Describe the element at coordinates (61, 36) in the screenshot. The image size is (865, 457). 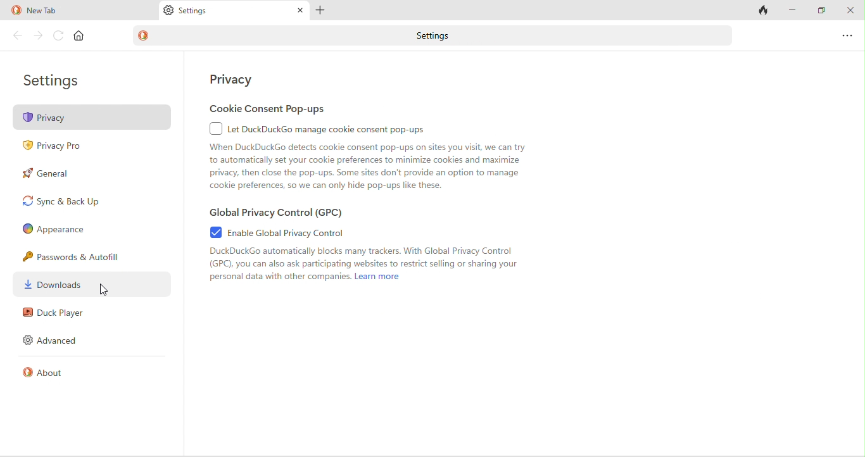
I see `reload` at that location.